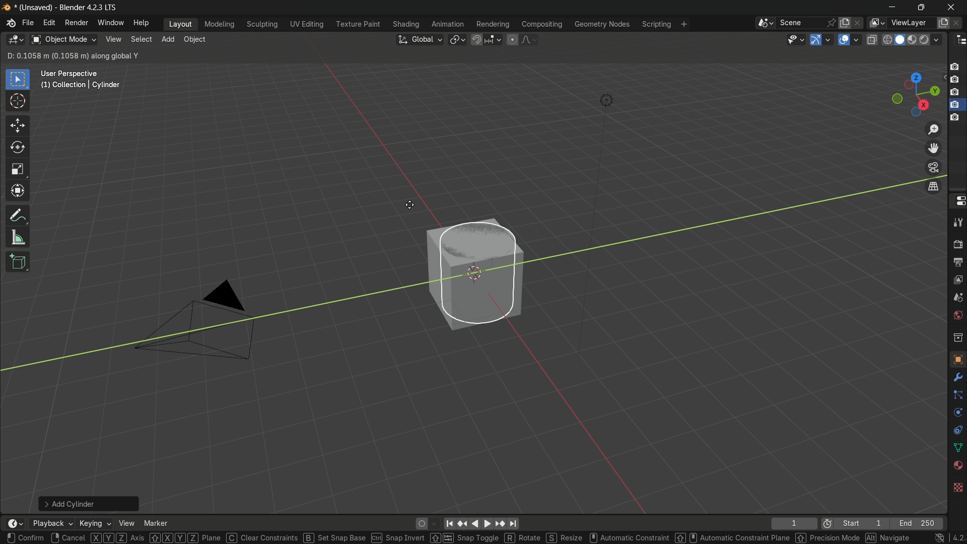 This screenshot has width=967, height=544. What do you see at coordinates (529, 40) in the screenshot?
I see `proportional editing falloff` at bounding box center [529, 40].